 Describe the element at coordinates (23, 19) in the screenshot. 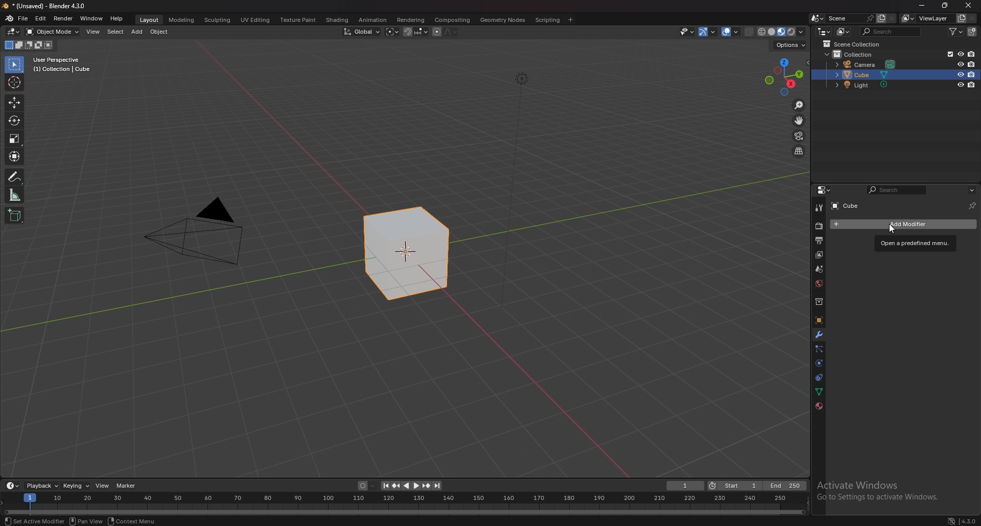

I see `file` at that location.